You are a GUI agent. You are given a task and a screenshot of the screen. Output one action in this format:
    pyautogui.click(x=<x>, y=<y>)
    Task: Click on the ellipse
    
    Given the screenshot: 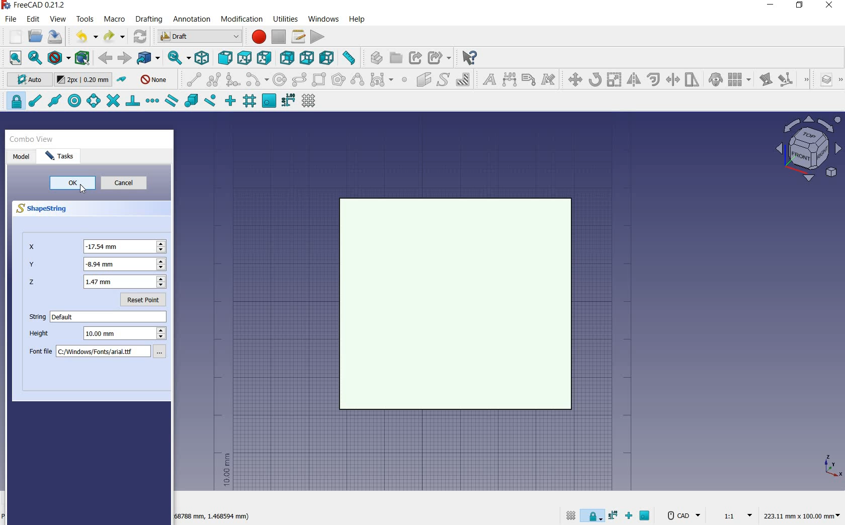 What is the action you would take?
    pyautogui.click(x=299, y=80)
    